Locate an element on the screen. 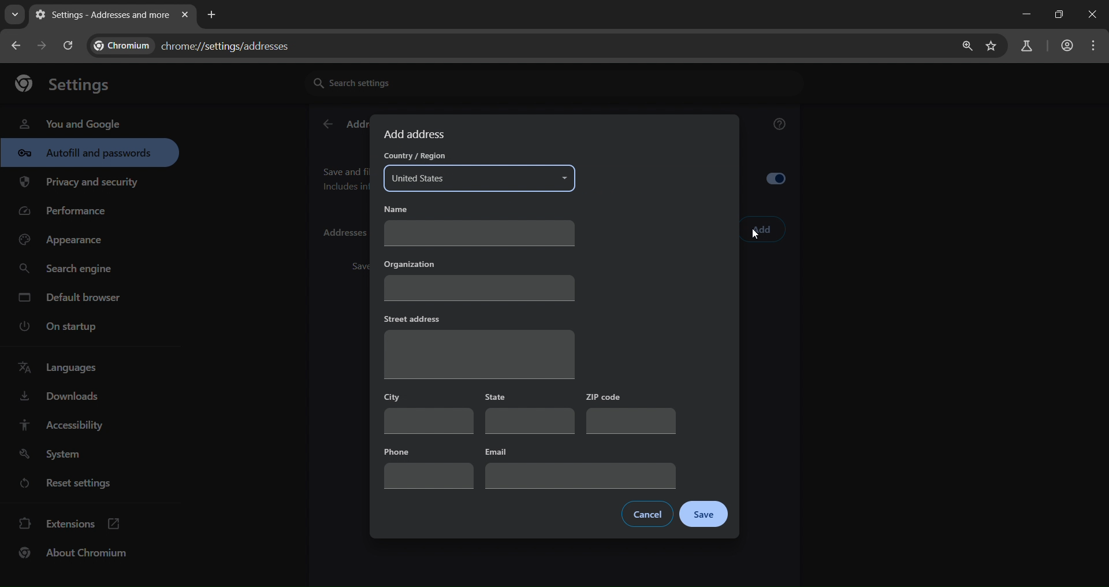 The height and width of the screenshot is (587, 1109). autofill & passwords is located at coordinates (90, 153).